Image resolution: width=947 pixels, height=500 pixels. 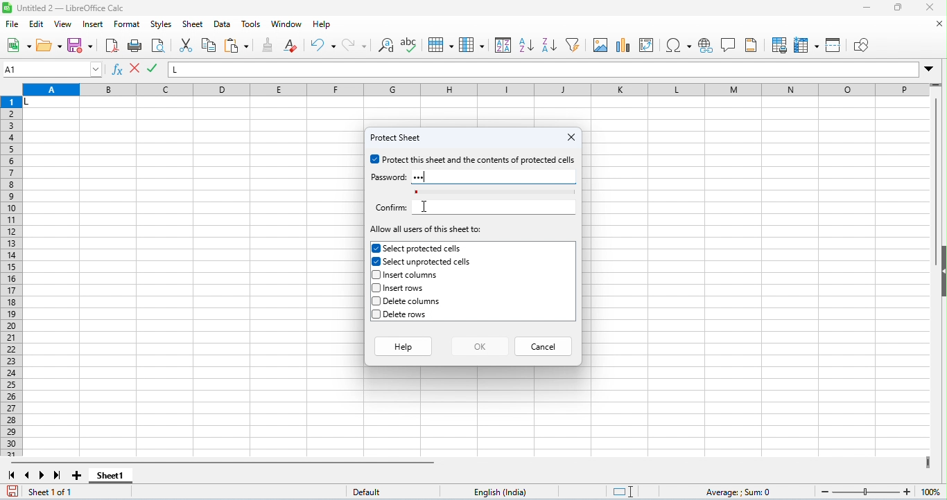 What do you see at coordinates (157, 46) in the screenshot?
I see `print preview` at bounding box center [157, 46].